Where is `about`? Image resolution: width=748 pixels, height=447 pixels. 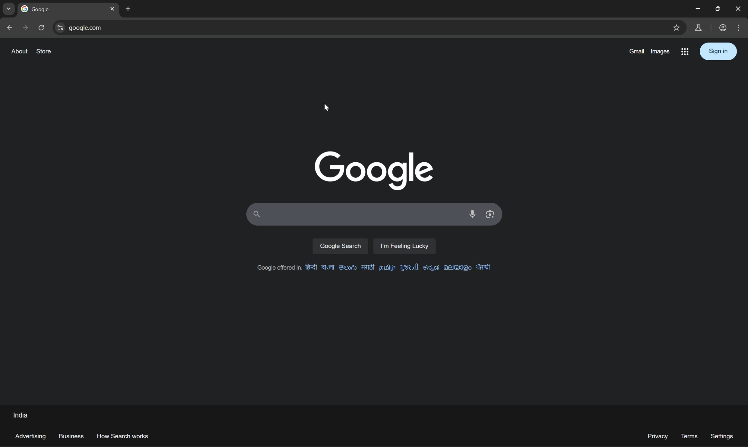 about is located at coordinates (19, 52).